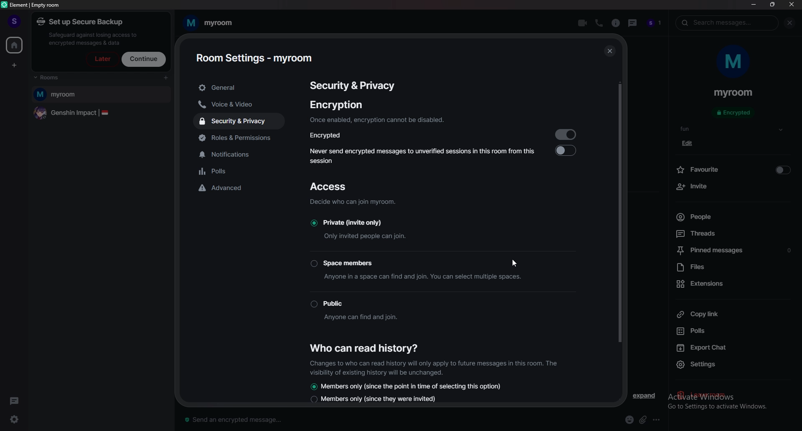 The image size is (802, 431). I want to click on attach, so click(643, 420).